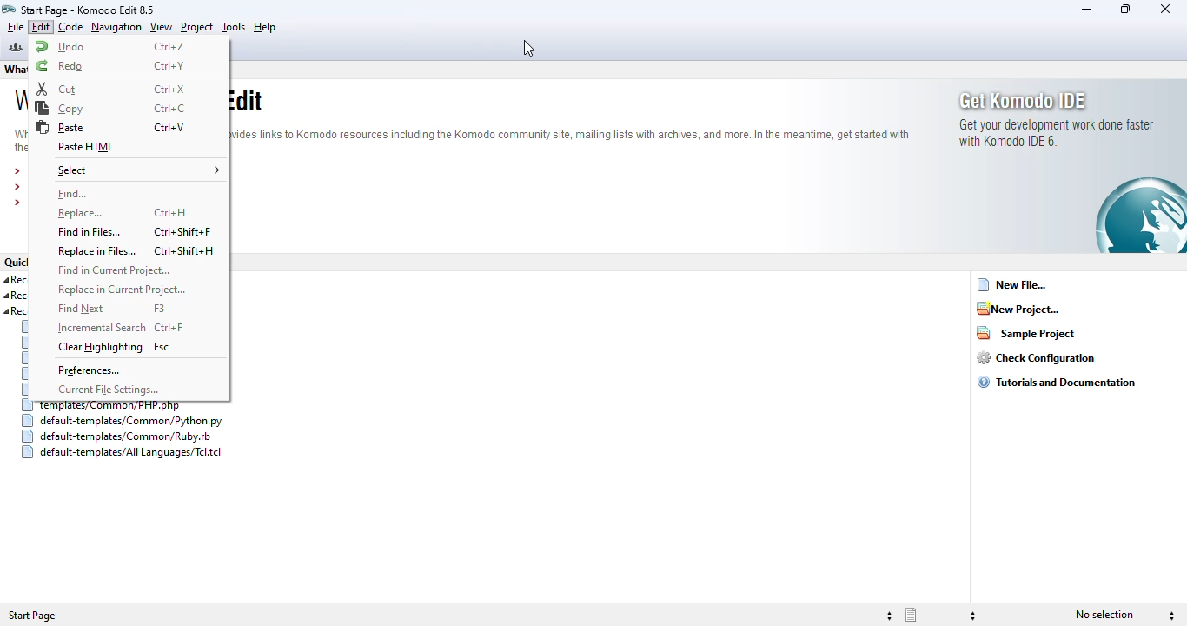 Image resolution: width=1187 pixels, height=626 pixels. What do you see at coordinates (1164, 9) in the screenshot?
I see `close` at bounding box center [1164, 9].